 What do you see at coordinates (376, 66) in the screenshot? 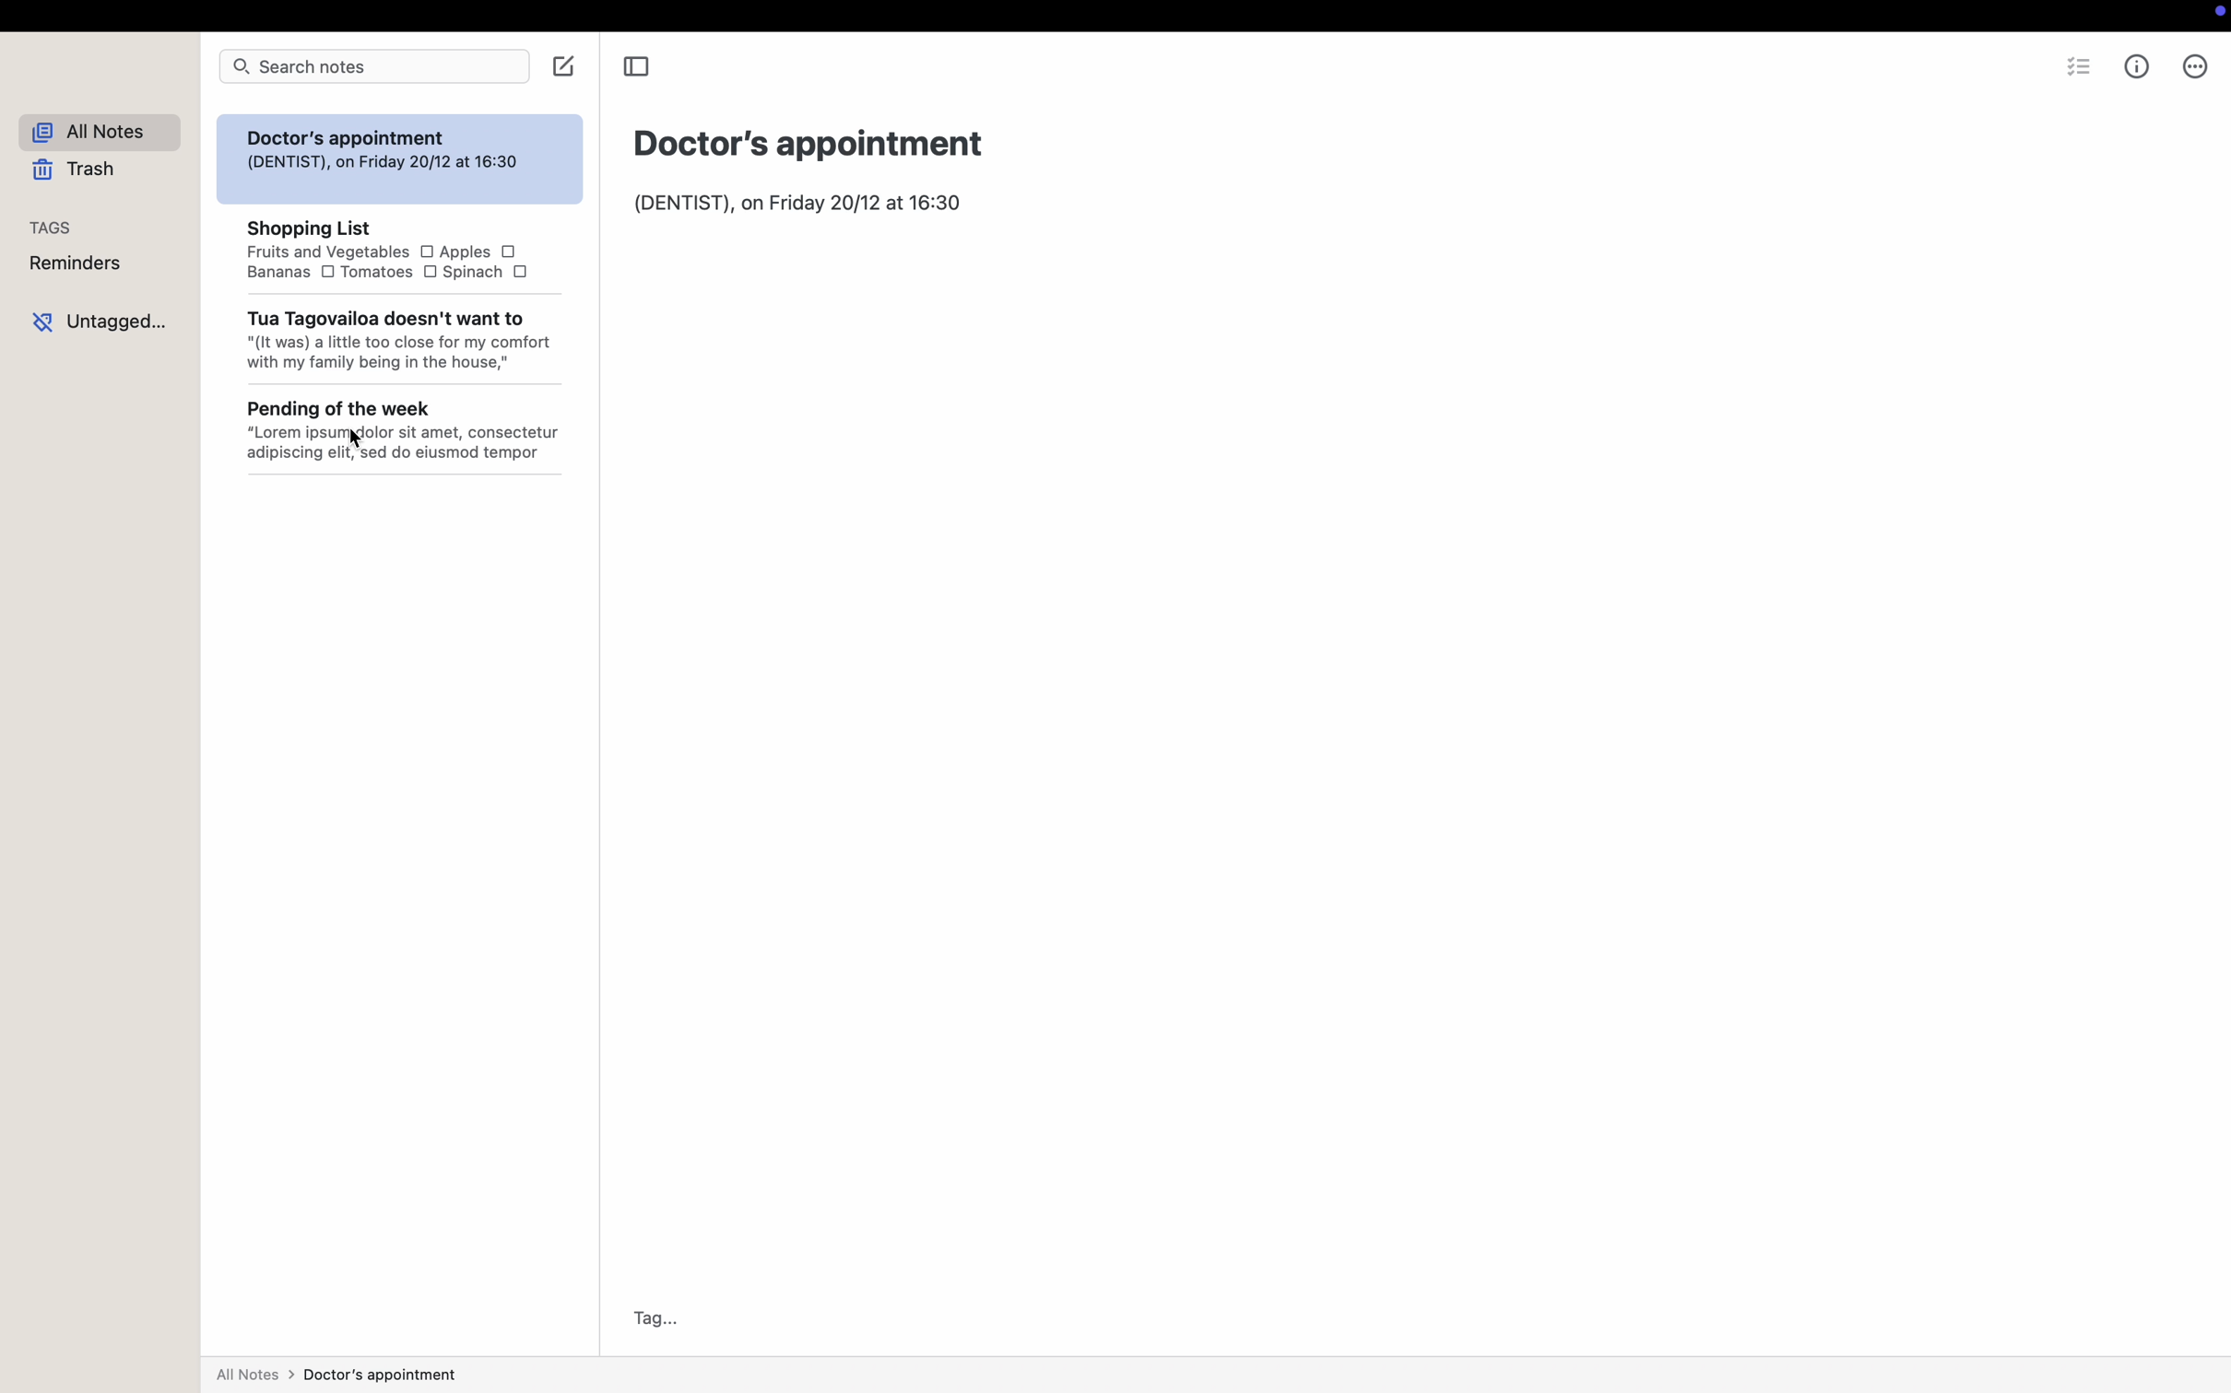
I see `search notes` at bounding box center [376, 66].